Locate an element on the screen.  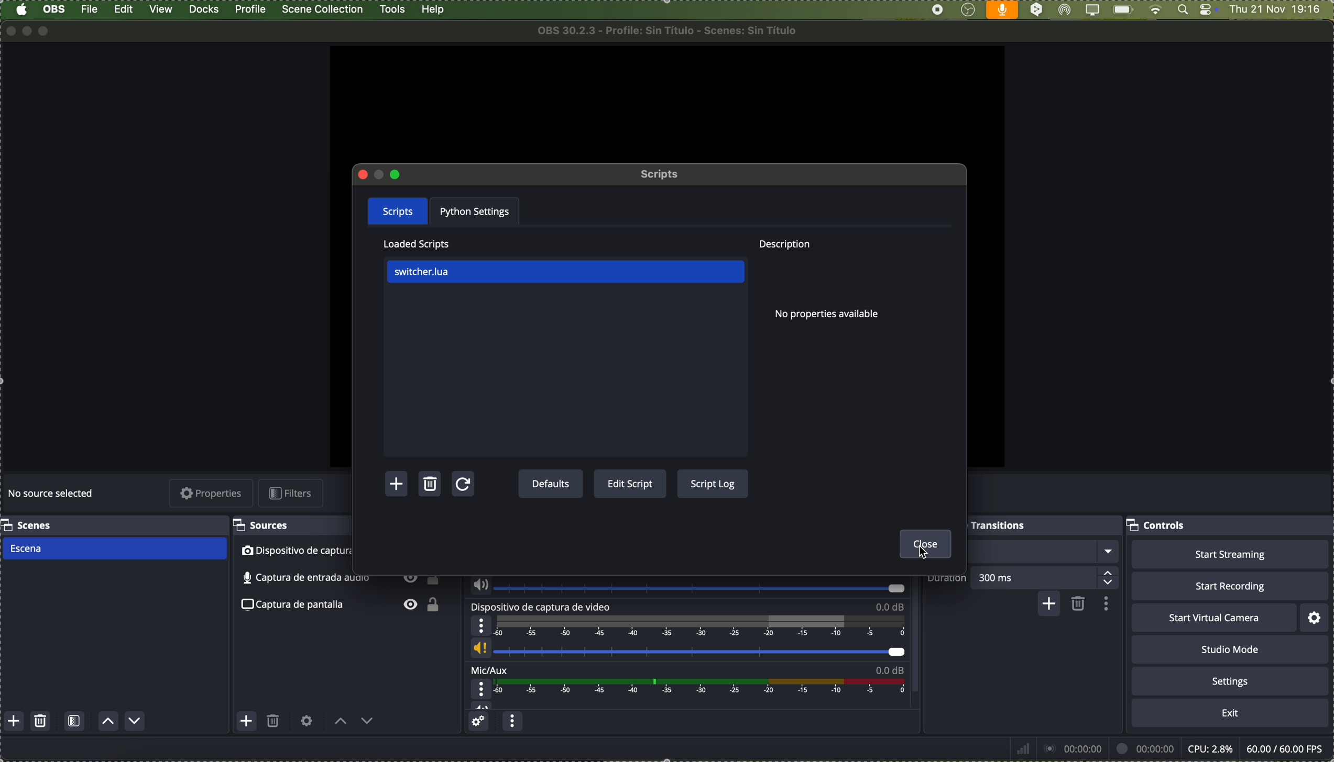
add scene is located at coordinates (14, 722).